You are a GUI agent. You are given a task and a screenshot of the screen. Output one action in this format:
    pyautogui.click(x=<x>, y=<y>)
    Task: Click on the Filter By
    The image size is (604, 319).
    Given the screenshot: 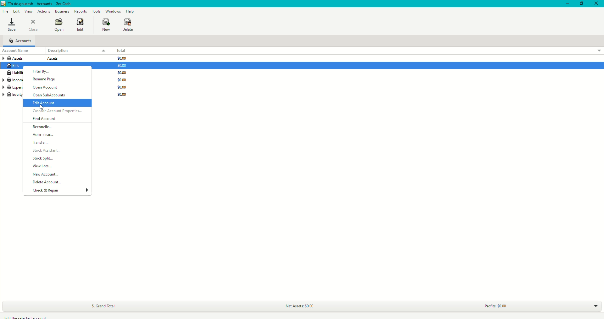 What is the action you would take?
    pyautogui.click(x=42, y=71)
    